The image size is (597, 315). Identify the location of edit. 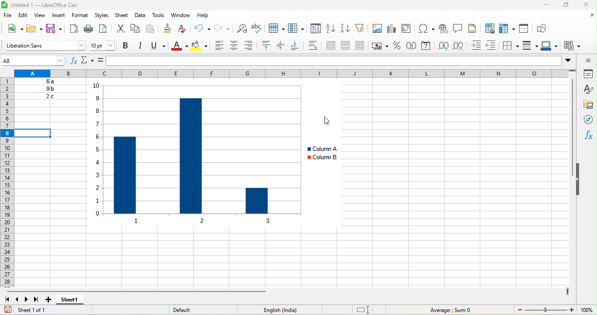
(24, 14).